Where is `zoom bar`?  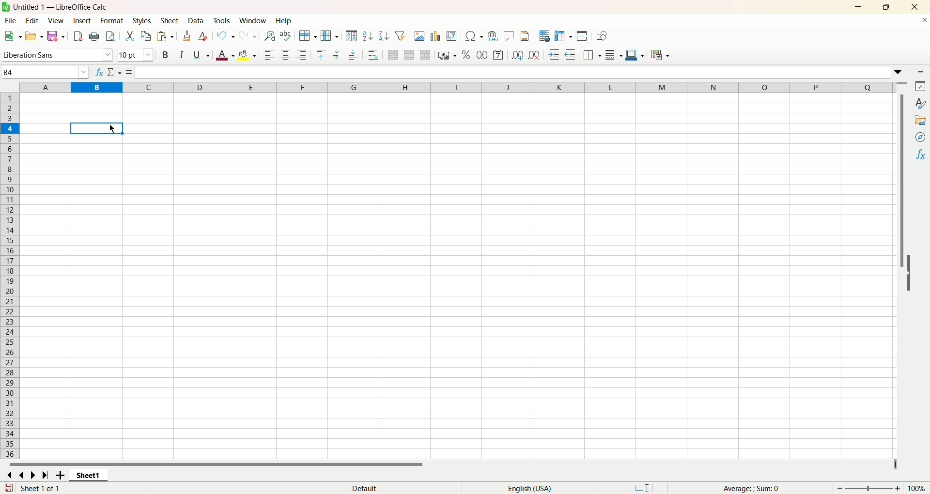 zoom bar is located at coordinates (868, 488).